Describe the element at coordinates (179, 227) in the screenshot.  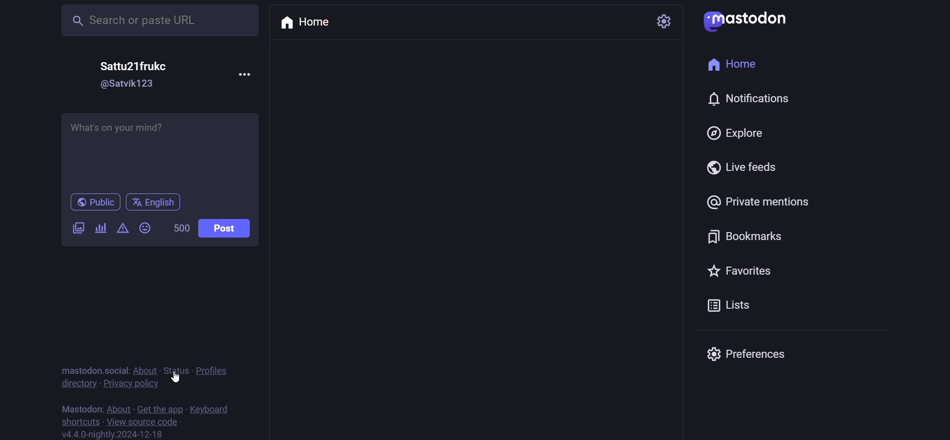
I see `word limit` at that location.